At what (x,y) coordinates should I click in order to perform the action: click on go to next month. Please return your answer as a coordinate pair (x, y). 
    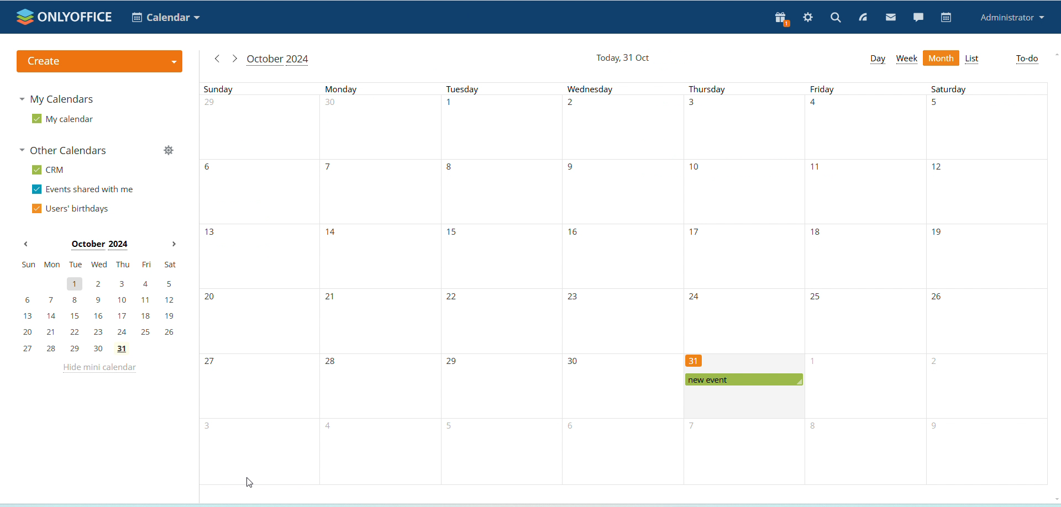
    Looking at the image, I should click on (234, 59).